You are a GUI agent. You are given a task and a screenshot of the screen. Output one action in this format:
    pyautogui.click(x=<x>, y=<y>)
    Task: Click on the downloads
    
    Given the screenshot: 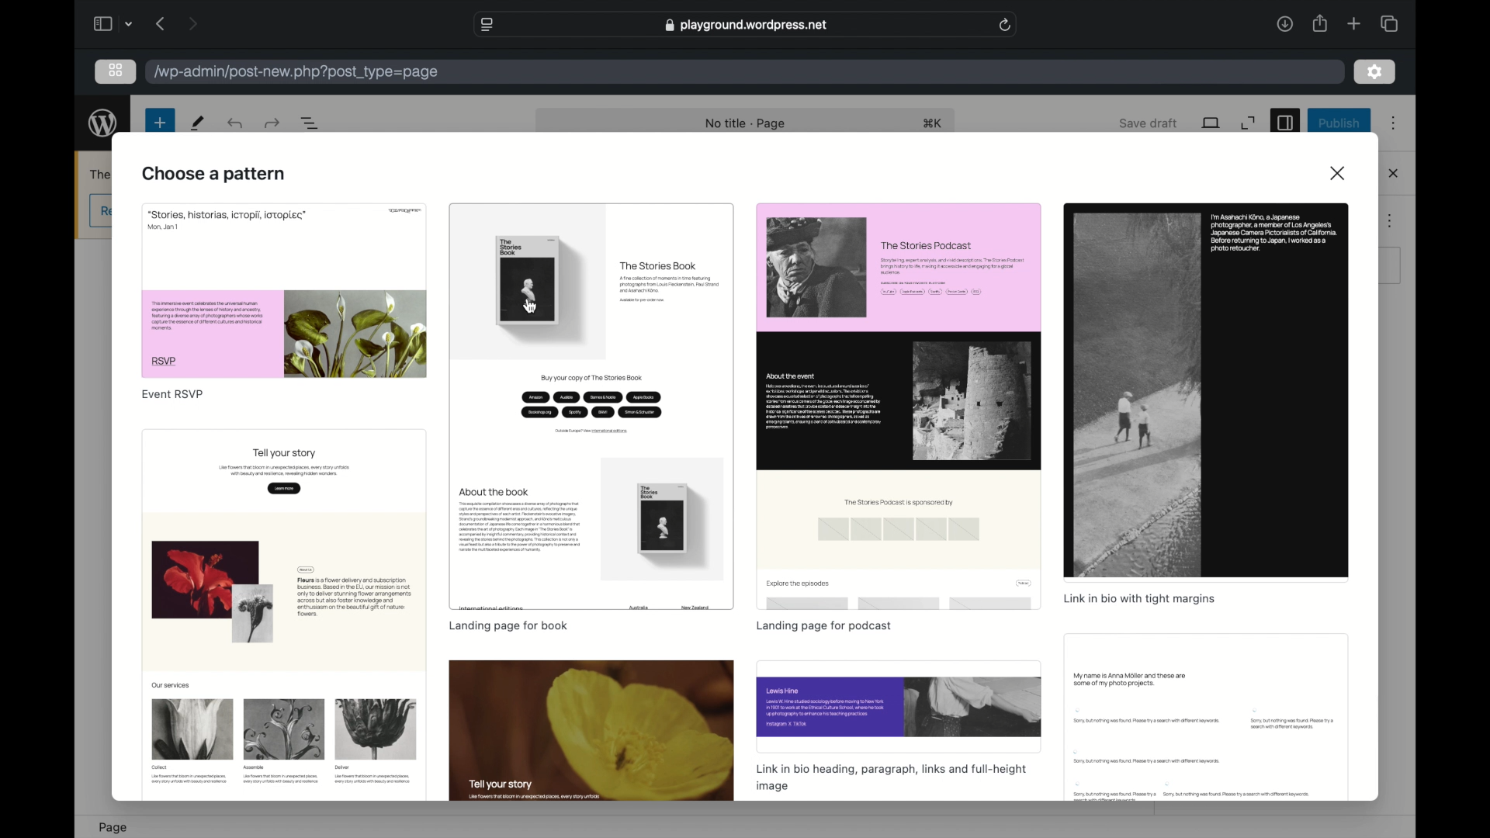 What is the action you would take?
    pyautogui.click(x=1285, y=23)
    